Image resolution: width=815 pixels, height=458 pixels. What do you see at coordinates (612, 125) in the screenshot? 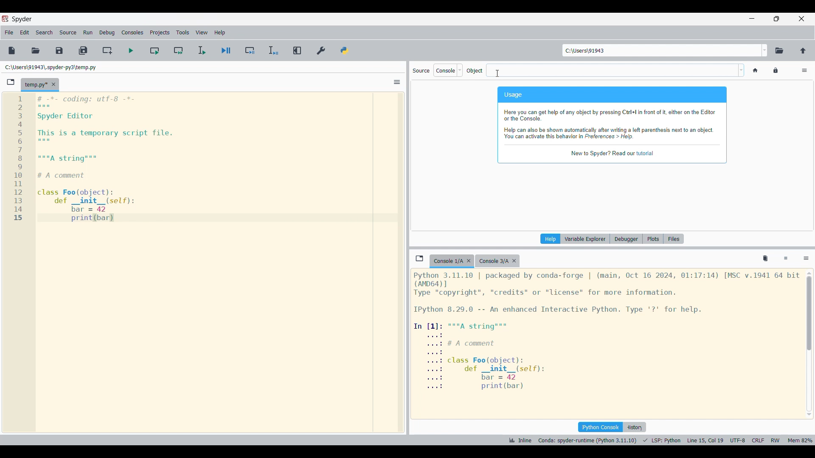
I see `Description of current pane` at bounding box center [612, 125].